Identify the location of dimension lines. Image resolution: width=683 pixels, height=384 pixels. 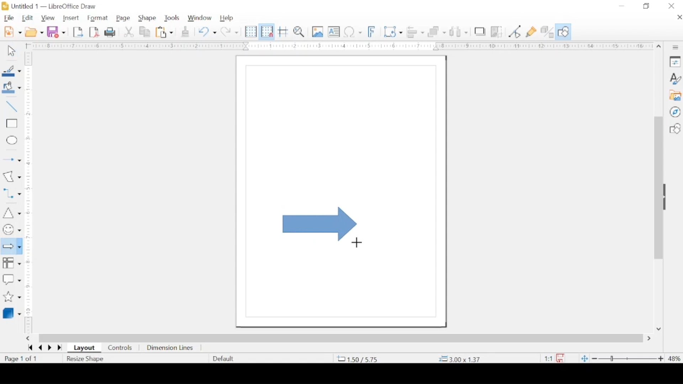
(170, 348).